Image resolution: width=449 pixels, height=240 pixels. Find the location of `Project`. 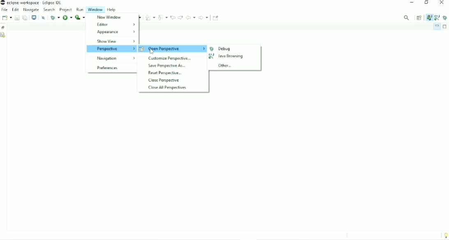

Project is located at coordinates (66, 9).